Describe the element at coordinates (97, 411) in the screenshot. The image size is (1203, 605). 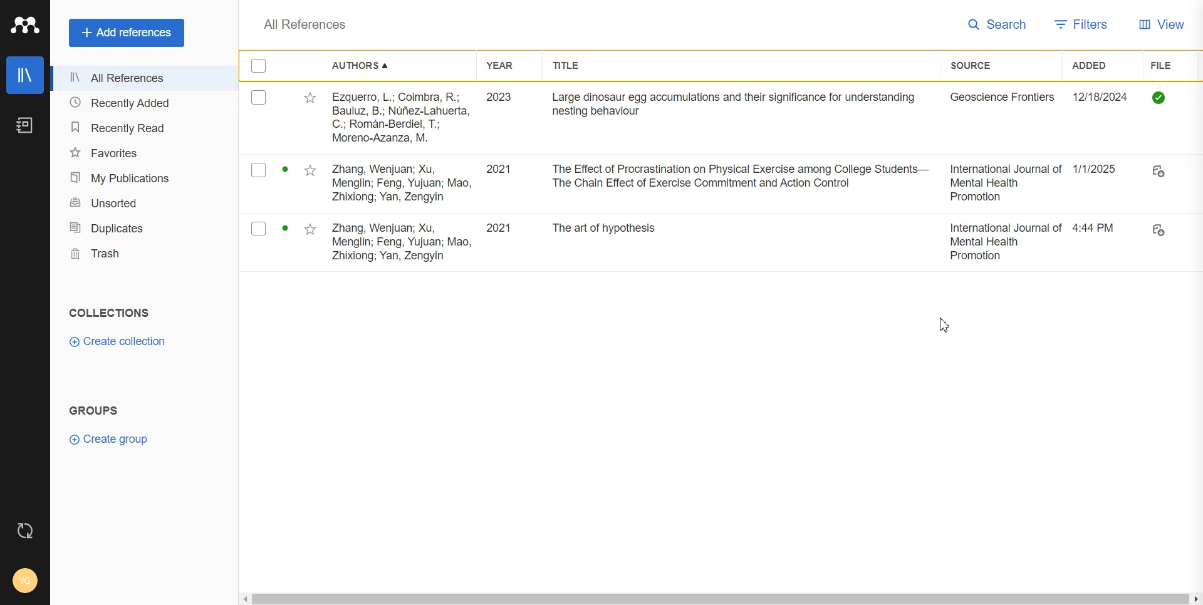
I see `groups` at that location.